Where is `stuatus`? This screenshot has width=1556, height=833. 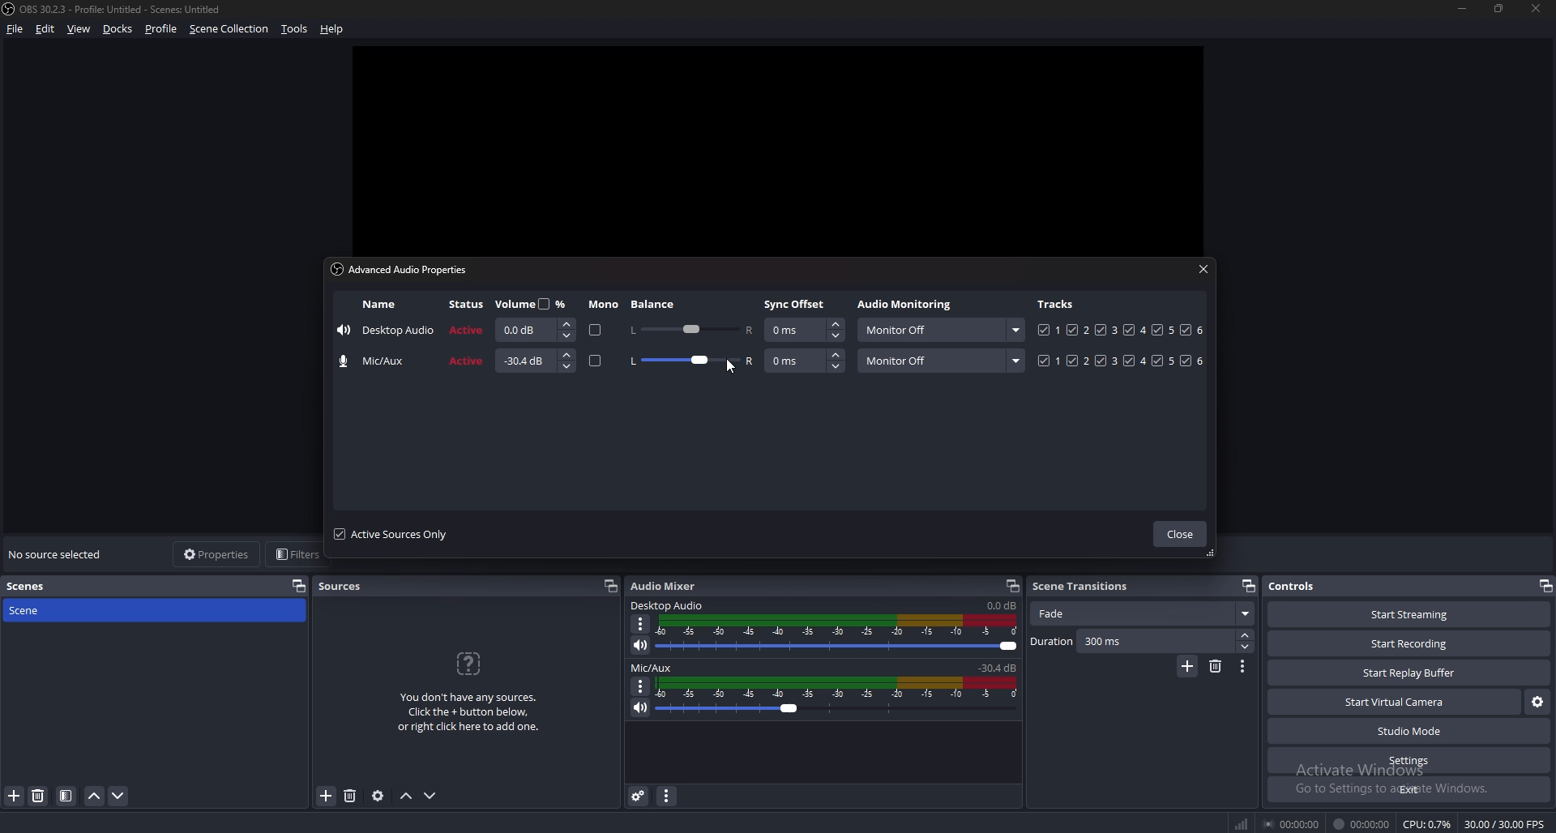 stuatus is located at coordinates (465, 361).